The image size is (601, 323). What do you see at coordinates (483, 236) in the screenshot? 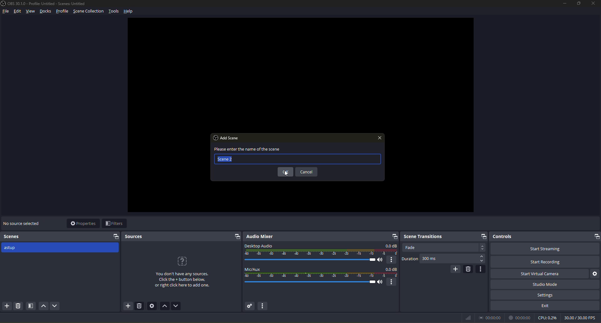
I see `expand` at bounding box center [483, 236].